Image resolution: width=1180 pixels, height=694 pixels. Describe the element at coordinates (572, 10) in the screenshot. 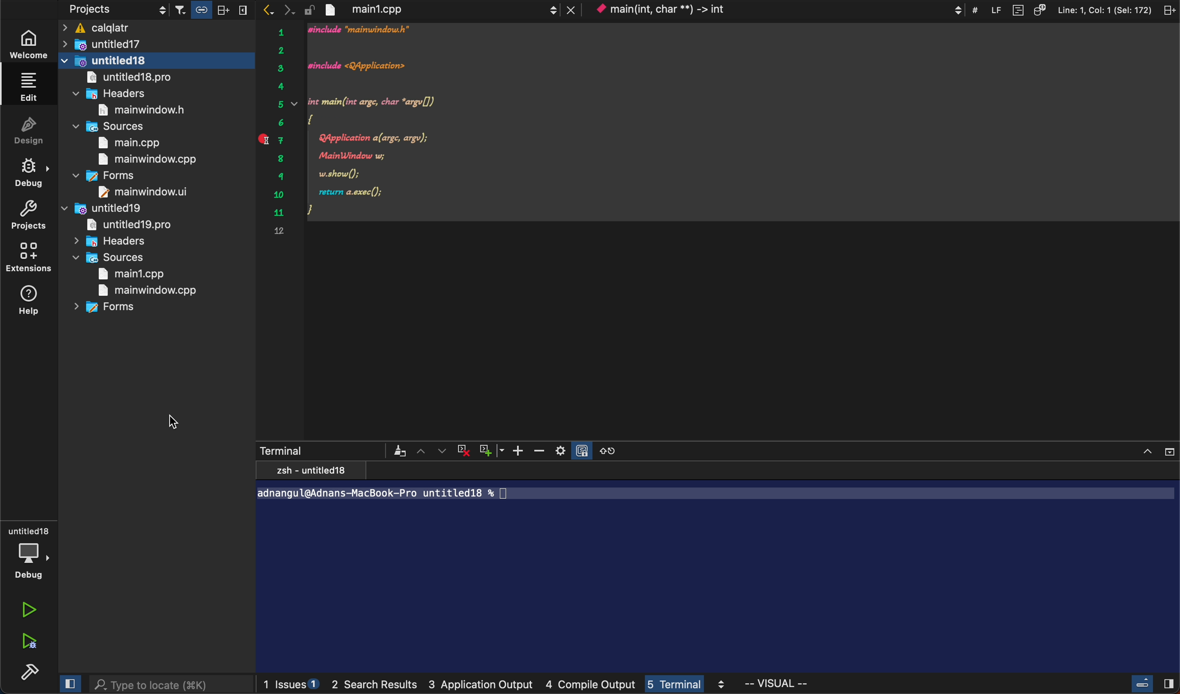

I see `lose tab` at that location.